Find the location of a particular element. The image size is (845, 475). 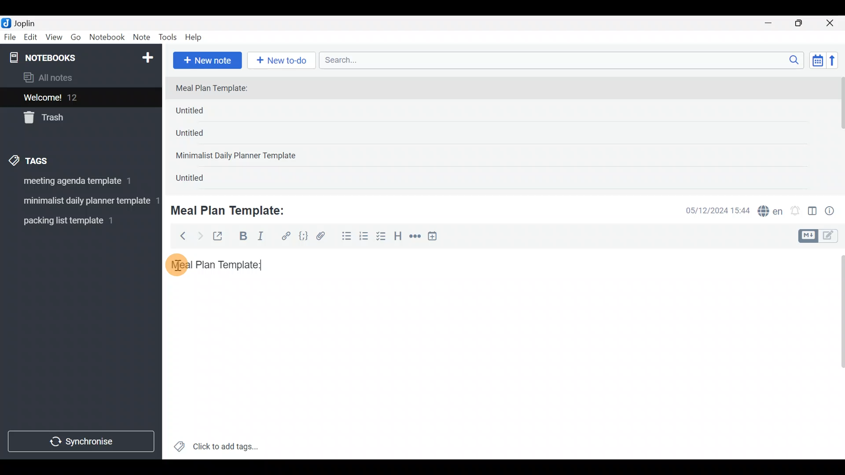

Note is located at coordinates (143, 38).